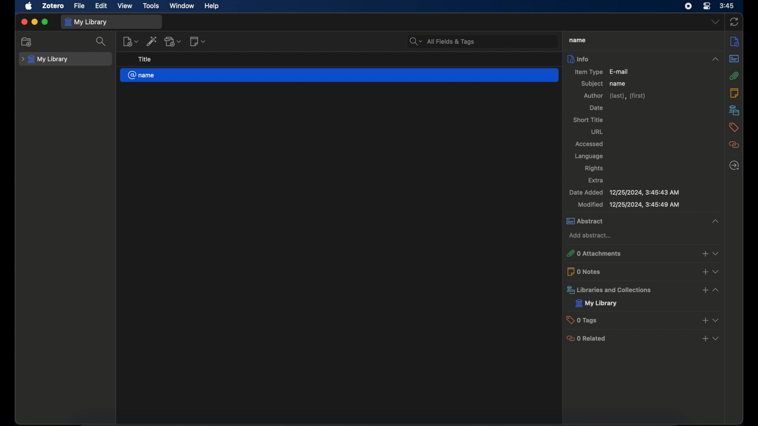 This screenshot has width=758, height=426. I want to click on modified, so click(629, 205).